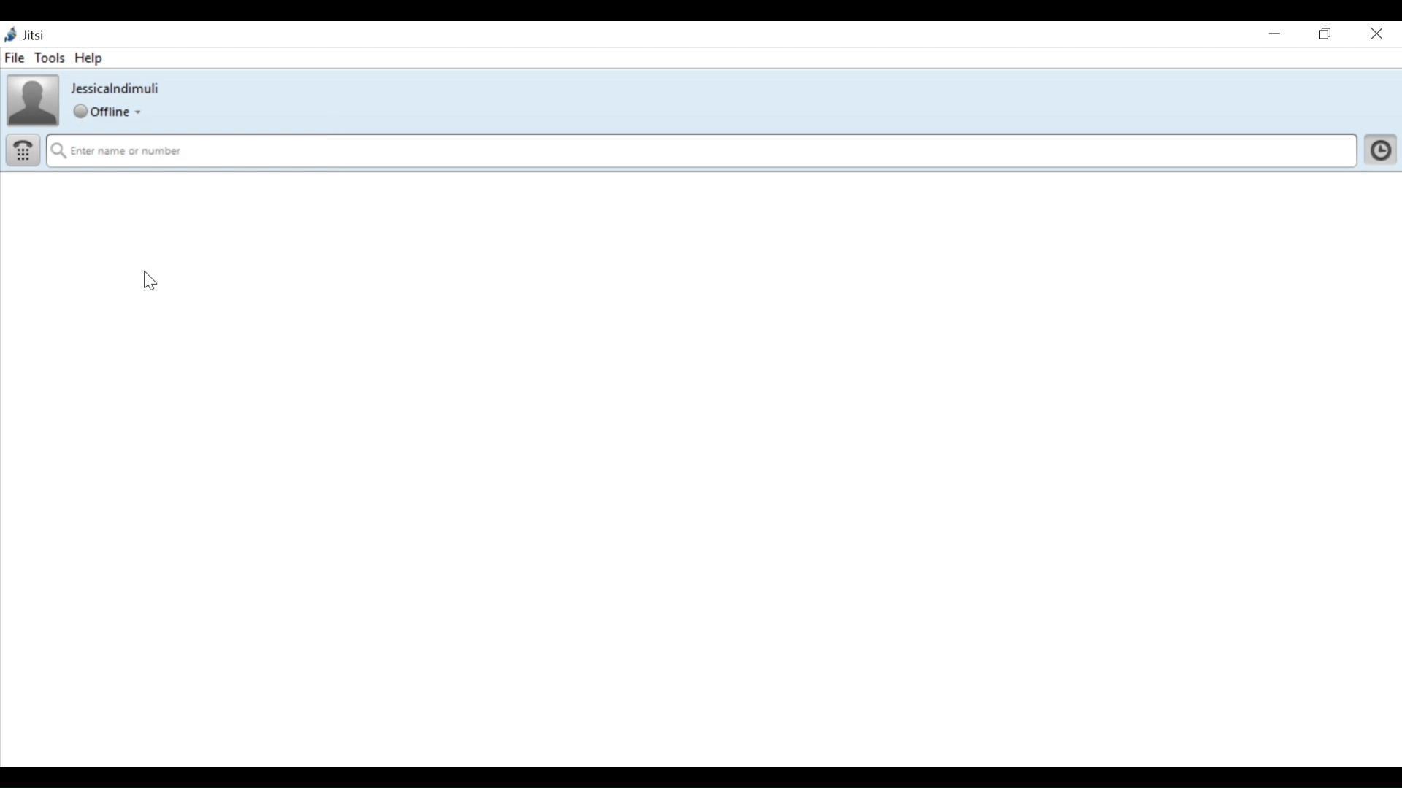 This screenshot has height=788, width=1402. Describe the element at coordinates (31, 99) in the screenshot. I see `Profile Picture` at that location.